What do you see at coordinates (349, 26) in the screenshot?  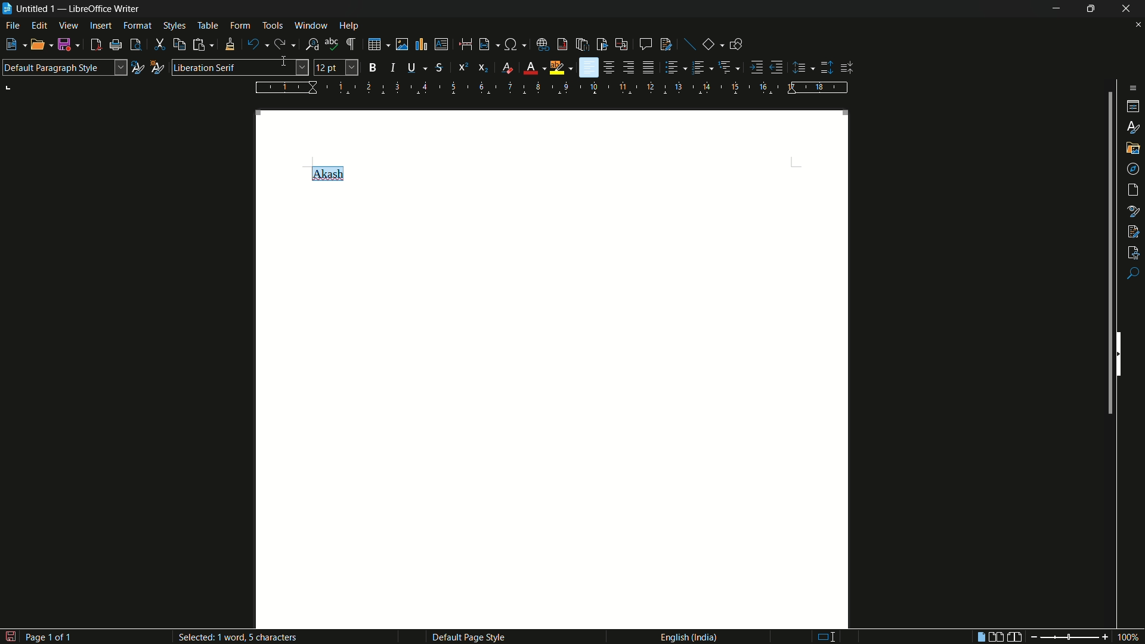 I see `help menu` at bounding box center [349, 26].